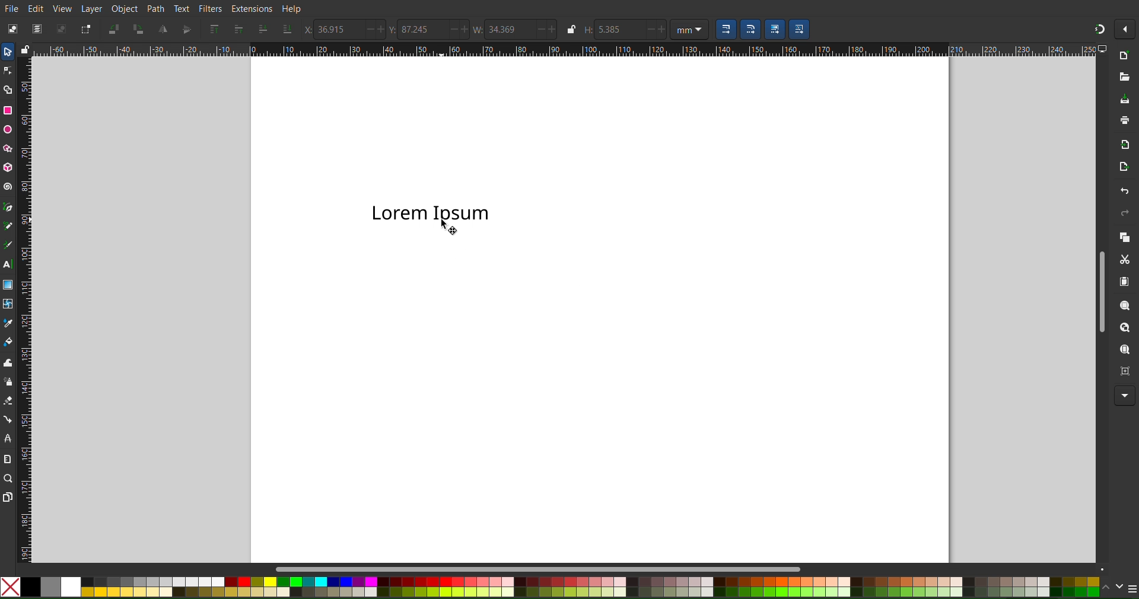 The width and height of the screenshot is (1139, 599). Describe the element at coordinates (1122, 191) in the screenshot. I see `Undo` at that location.